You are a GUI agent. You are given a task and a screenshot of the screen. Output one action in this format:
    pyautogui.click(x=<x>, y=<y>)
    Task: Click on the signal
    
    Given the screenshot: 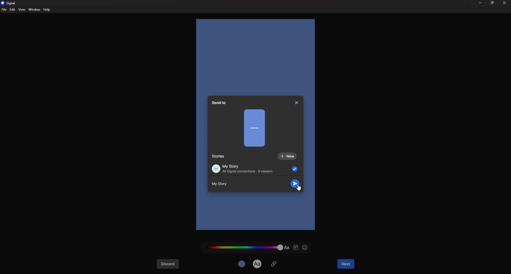 What is the action you would take?
    pyautogui.click(x=10, y=3)
    